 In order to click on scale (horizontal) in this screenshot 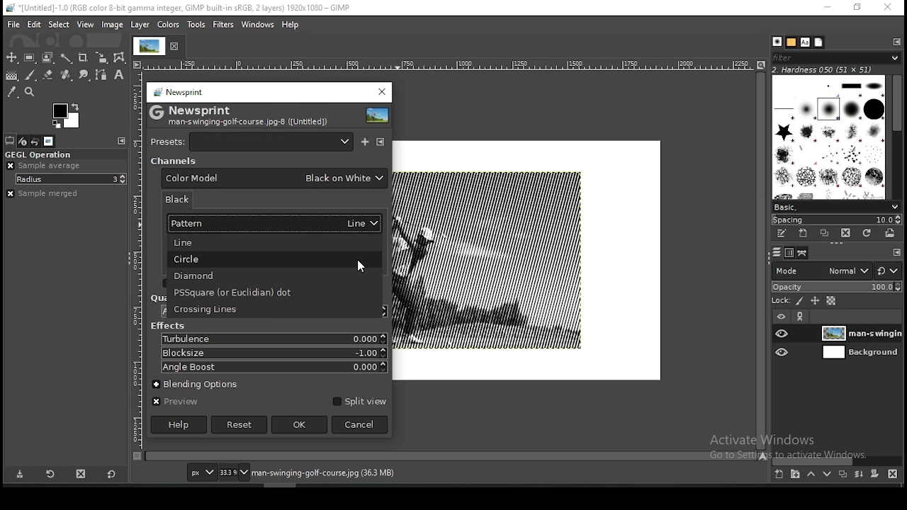, I will do `click(450, 65)`.